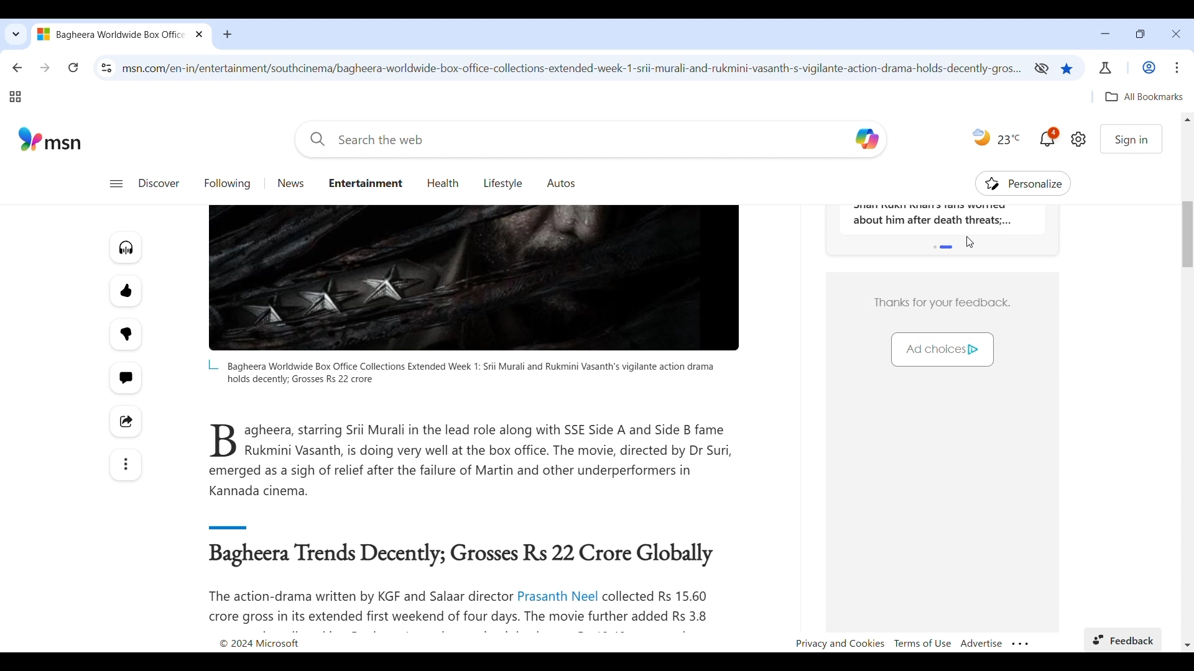 The height and width of the screenshot is (671, 1194). Describe the element at coordinates (1105, 34) in the screenshot. I see `Minimize` at that location.